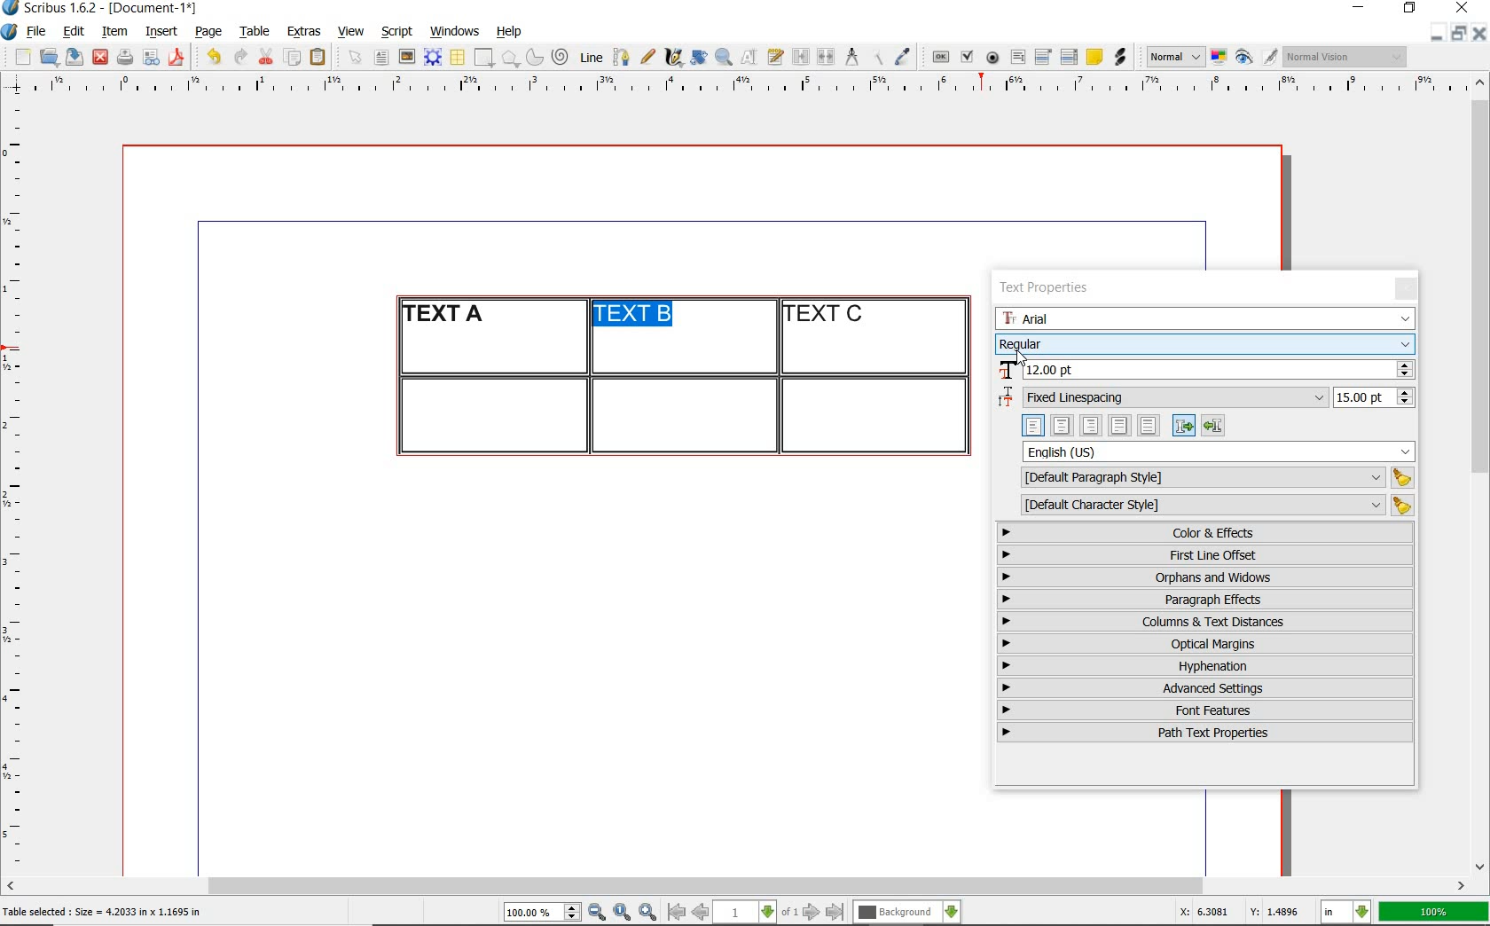 Image resolution: width=1490 pixels, height=926 pixels. Describe the element at coordinates (1204, 578) in the screenshot. I see `orphans & windows` at that location.